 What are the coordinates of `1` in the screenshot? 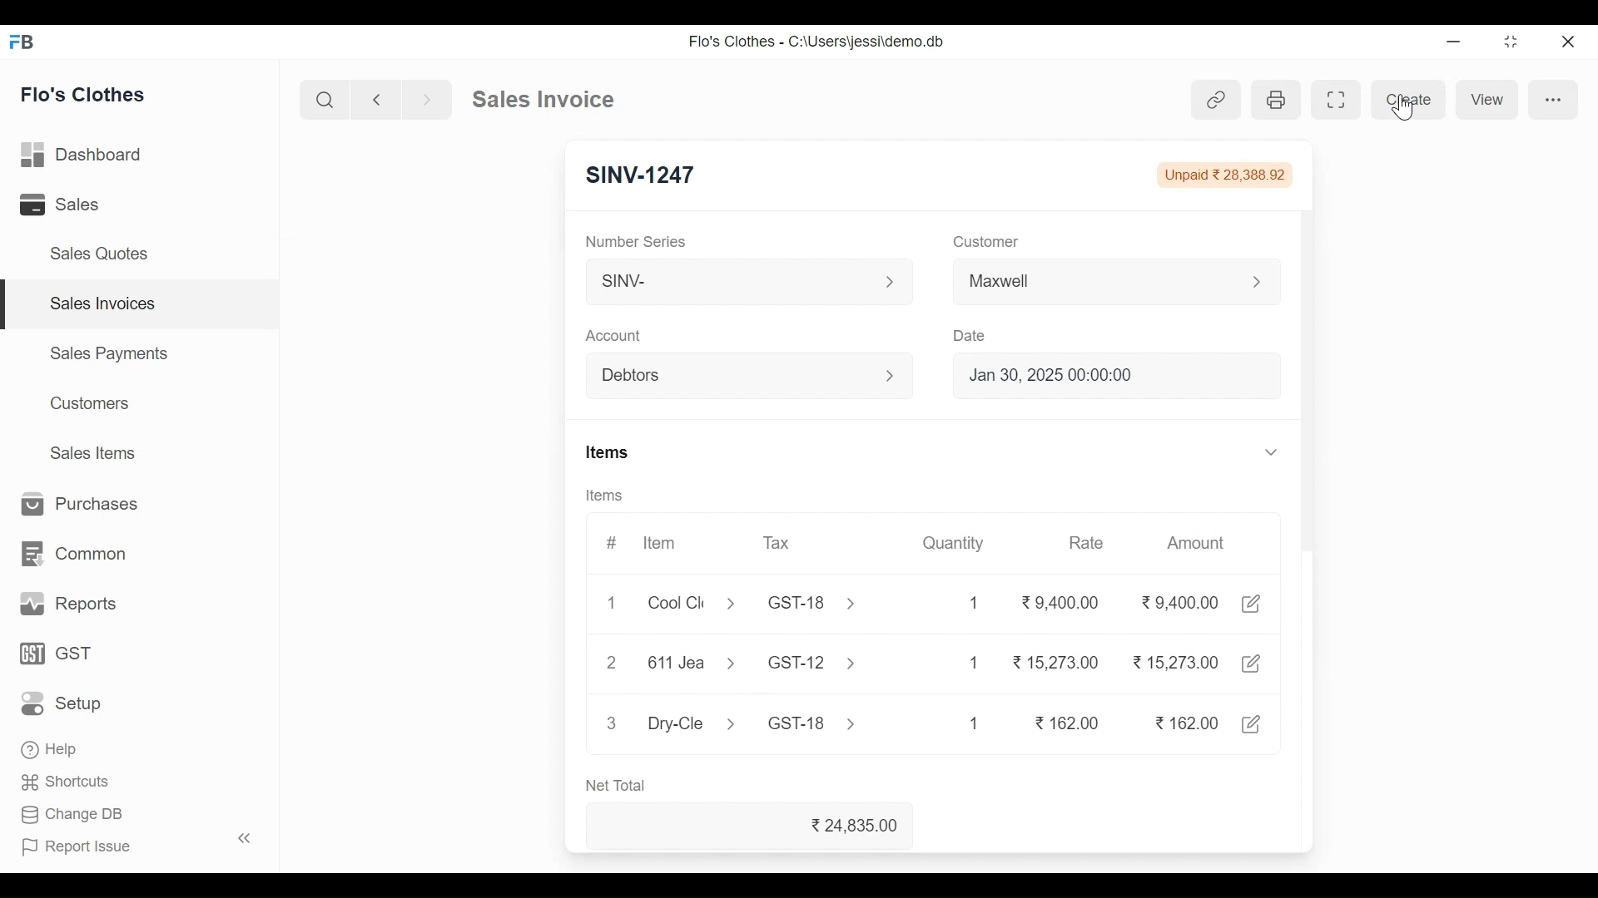 It's located at (612, 602).